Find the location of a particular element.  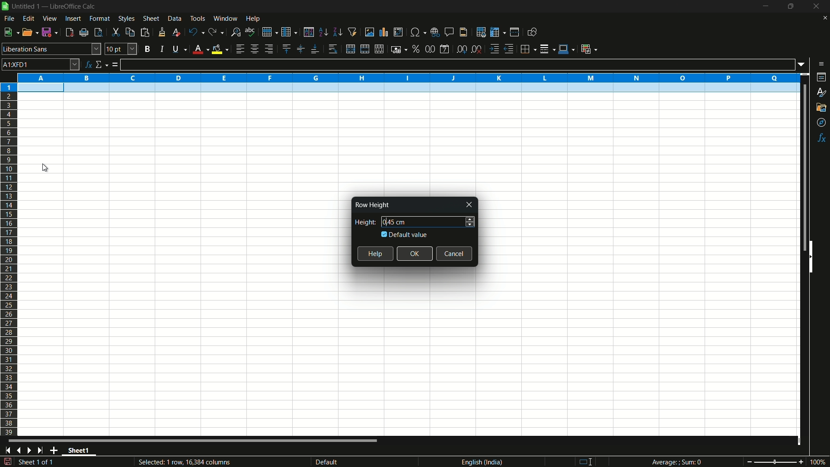

font size is located at coordinates (121, 49).